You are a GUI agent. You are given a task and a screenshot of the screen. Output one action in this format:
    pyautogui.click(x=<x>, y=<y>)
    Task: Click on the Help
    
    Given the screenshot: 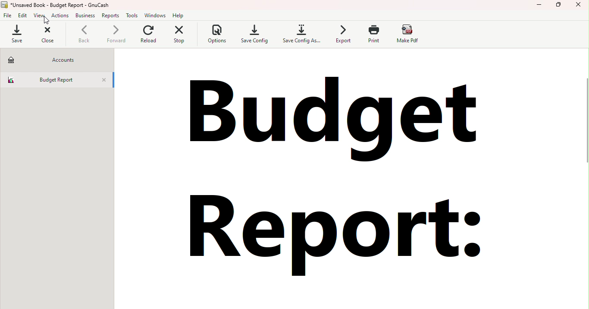 What is the action you would take?
    pyautogui.click(x=179, y=15)
    